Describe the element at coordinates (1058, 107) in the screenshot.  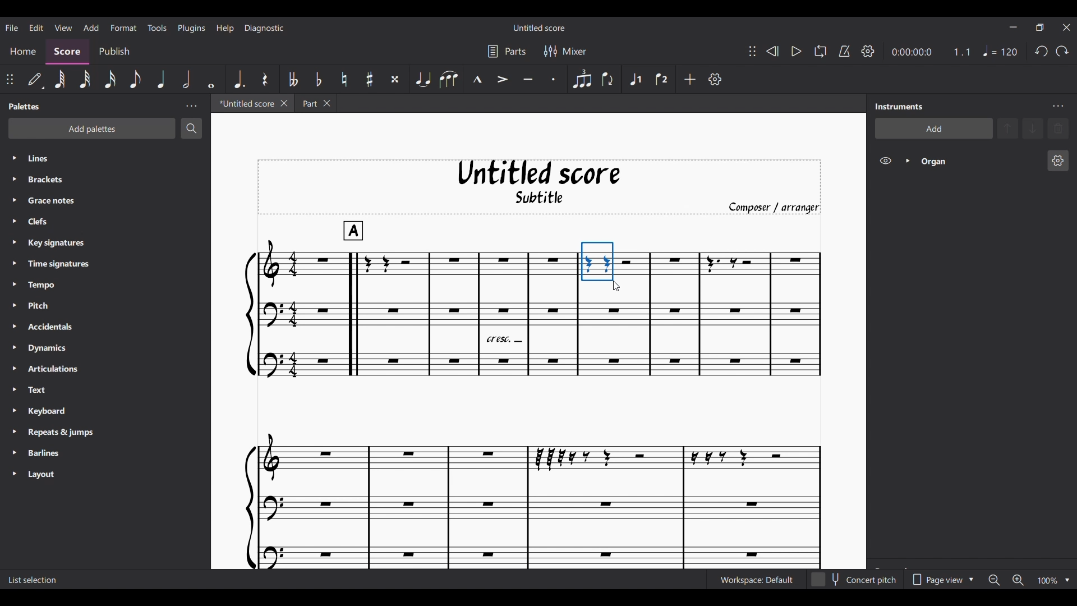
I see `Instrument panel settings` at that location.